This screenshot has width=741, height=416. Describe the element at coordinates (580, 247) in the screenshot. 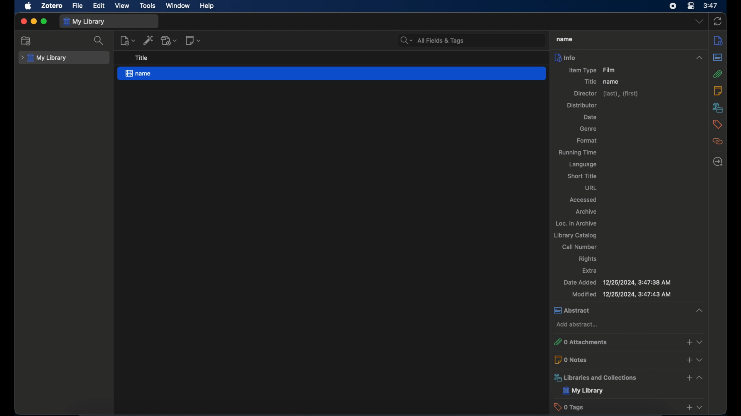

I see `call number` at that location.